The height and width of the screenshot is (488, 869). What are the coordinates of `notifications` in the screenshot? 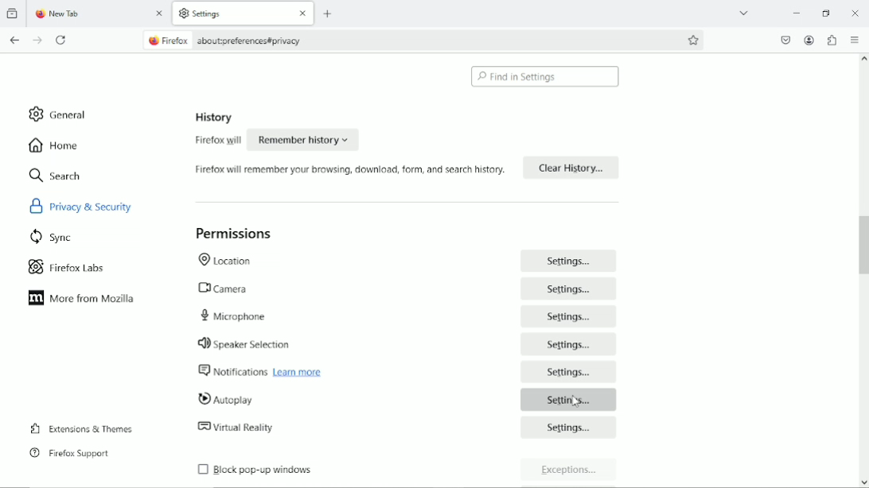 It's located at (231, 372).